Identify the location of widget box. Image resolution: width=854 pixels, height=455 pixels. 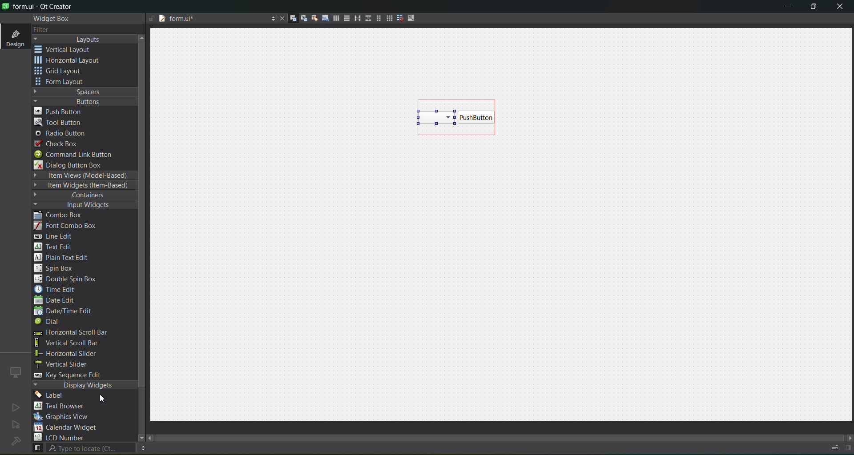
(53, 19).